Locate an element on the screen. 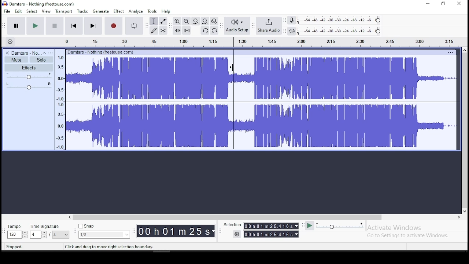 This screenshot has height=264, width=469. fit project to width is located at coordinates (206, 22).